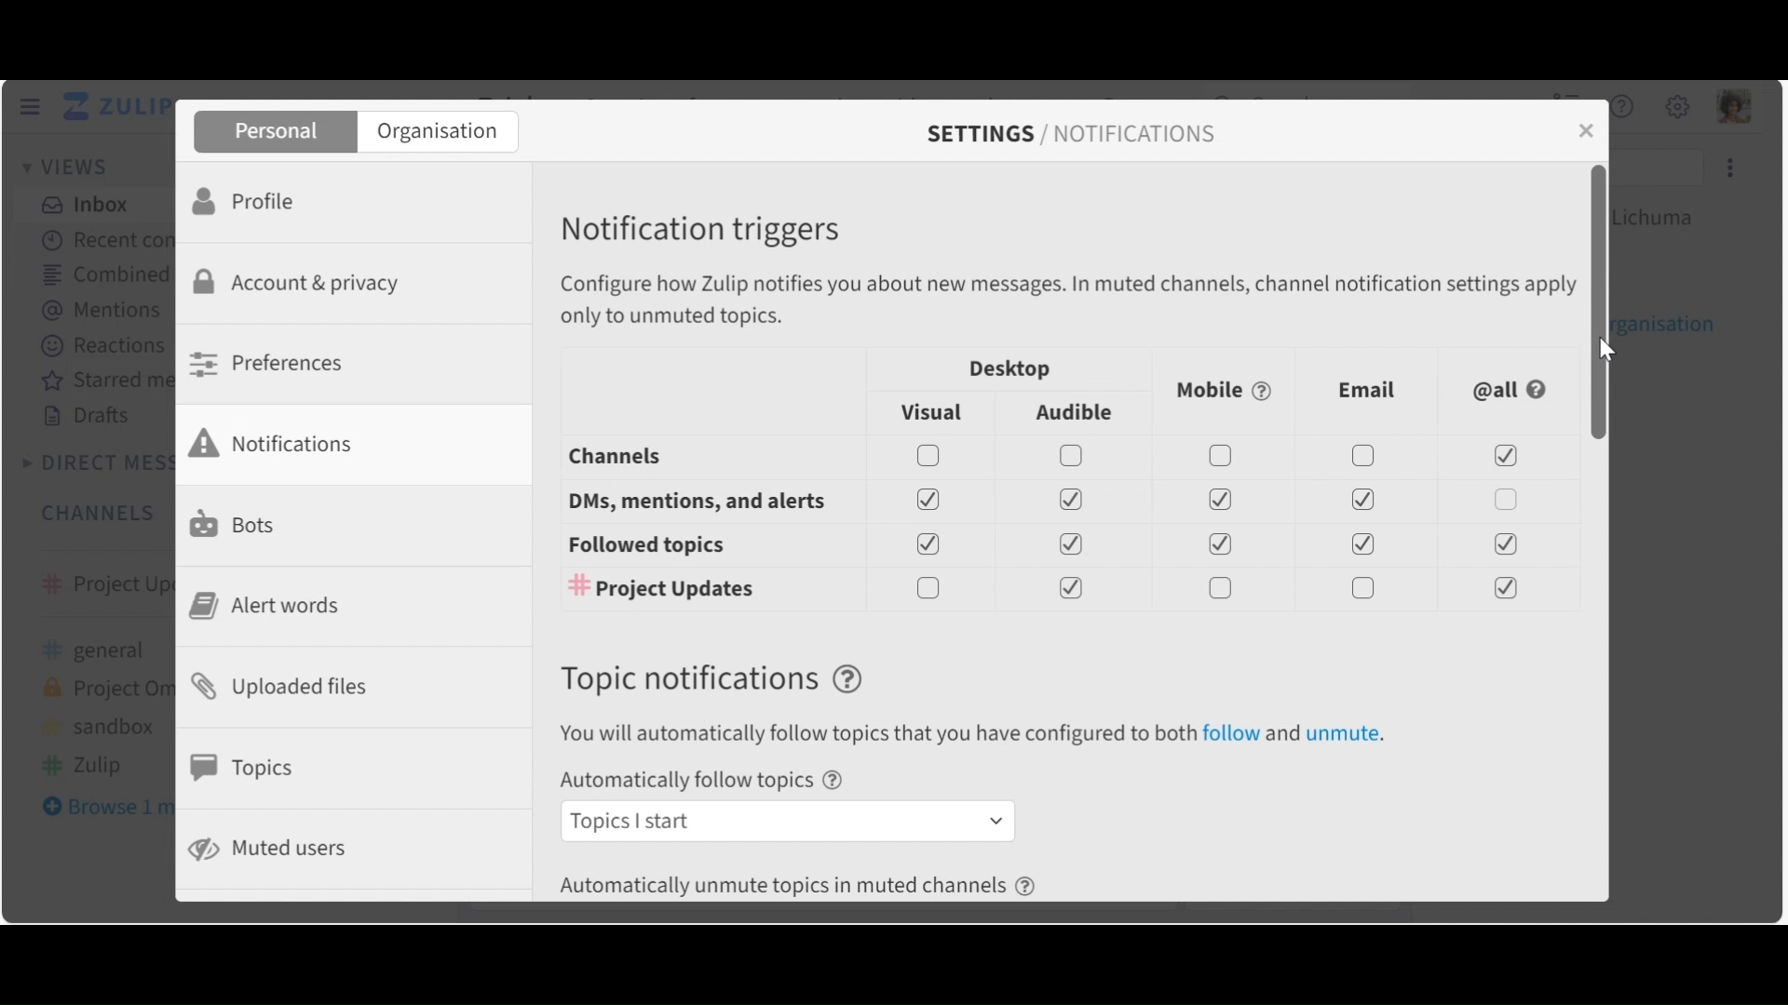 The width and height of the screenshot is (1788, 1005). I want to click on text, so click(985, 736).